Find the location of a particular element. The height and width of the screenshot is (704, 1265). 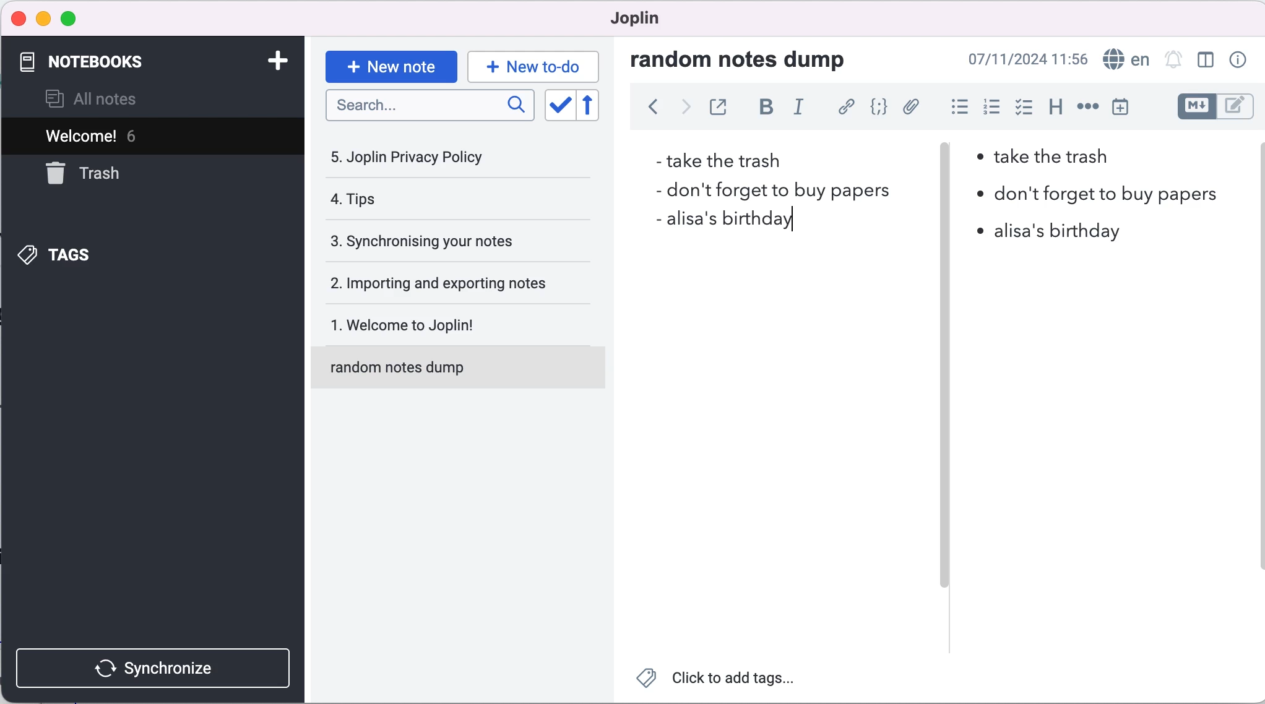

click to add tags is located at coordinates (722, 680).